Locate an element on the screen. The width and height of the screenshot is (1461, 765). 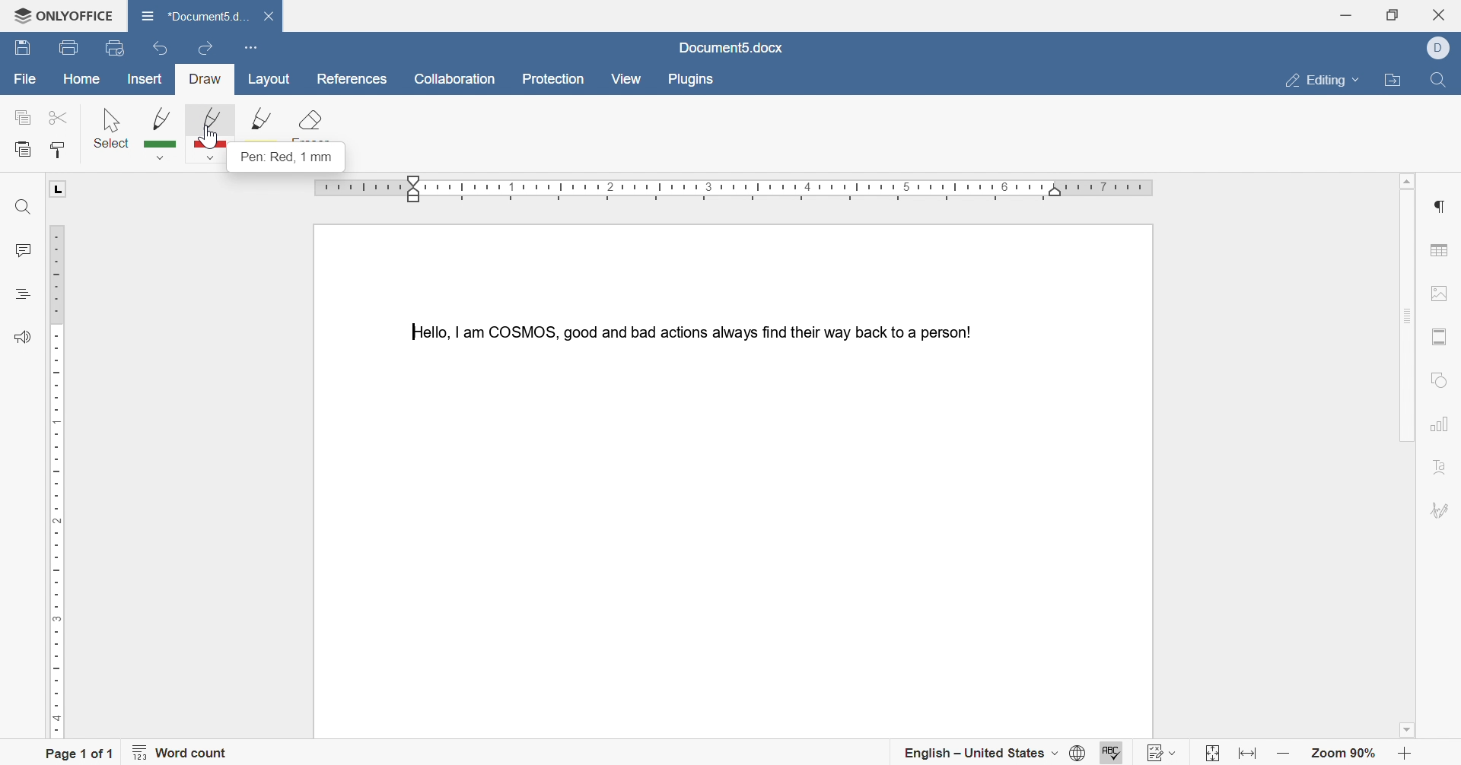
header and footer settings is located at coordinates (1439, 338).